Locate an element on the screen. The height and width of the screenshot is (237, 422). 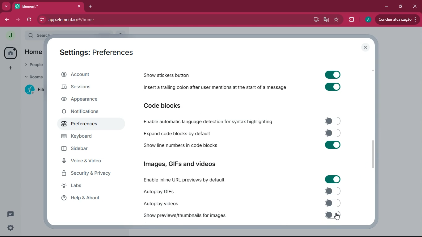
app.element.io/#/home is located at coordinates (125, 20).